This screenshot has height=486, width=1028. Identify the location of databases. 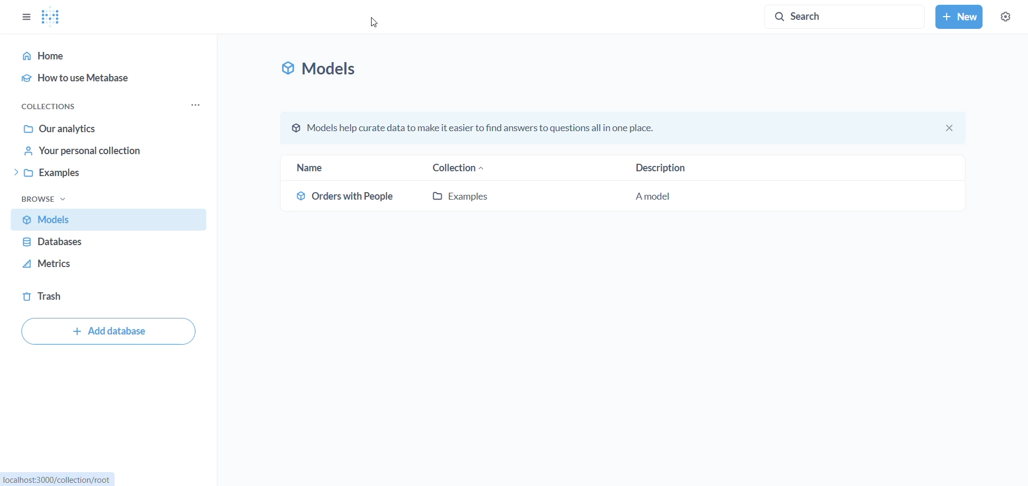
(105, 246).